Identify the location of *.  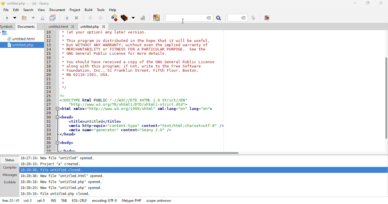
(64, 58).